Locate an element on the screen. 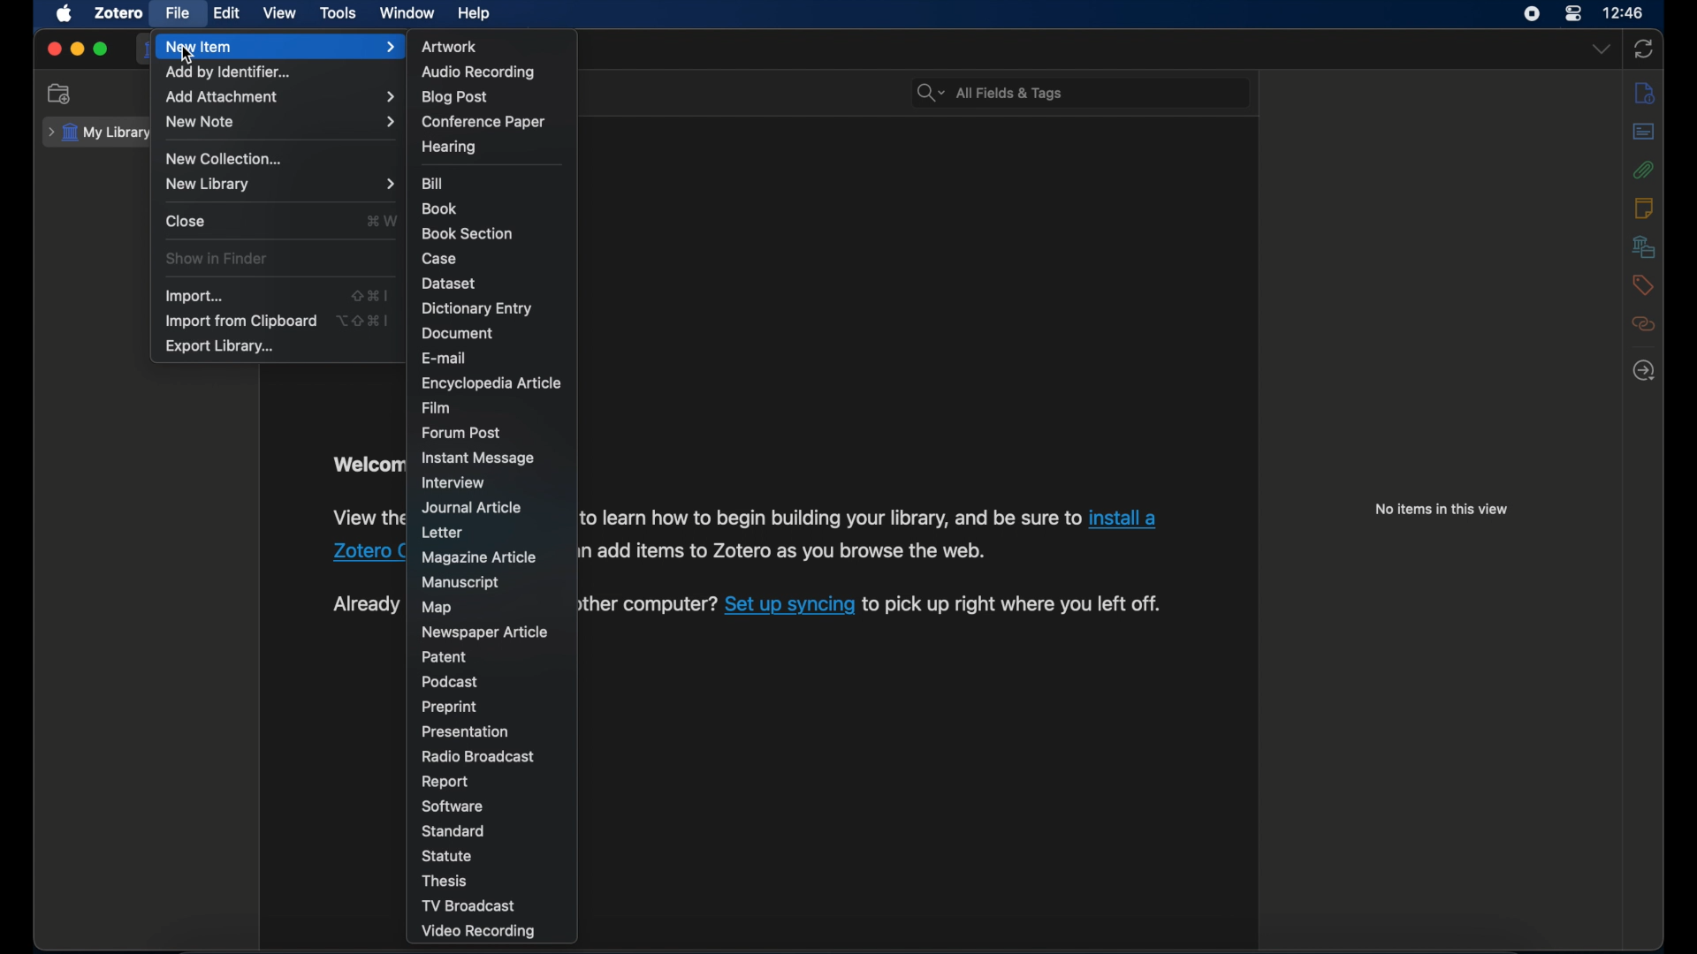 The width and height of the screenshot is (1697, 954). close is located at coordinates (186, 220).